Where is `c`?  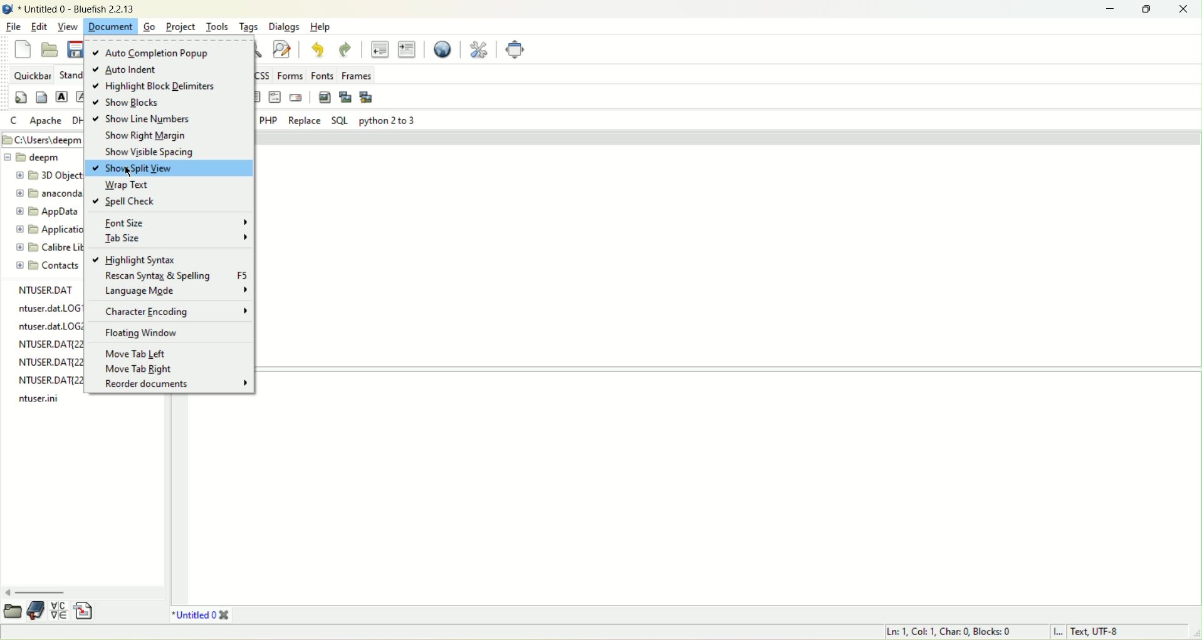 c is located at coordinates (15, 120).